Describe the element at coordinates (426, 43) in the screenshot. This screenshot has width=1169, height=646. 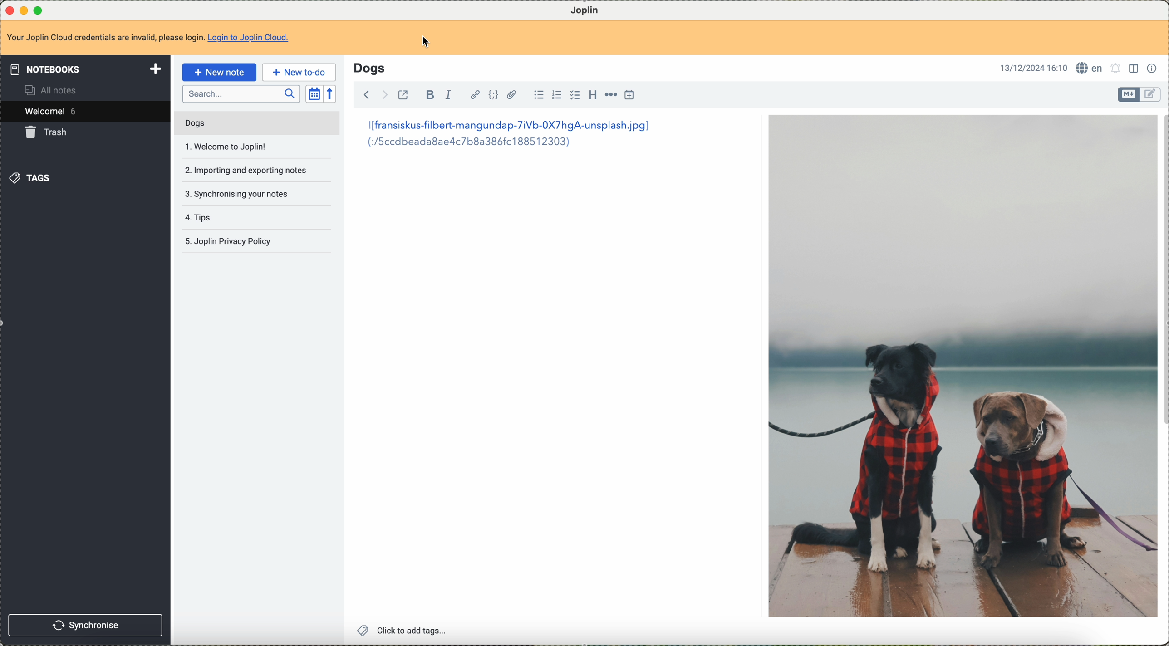
I see `cursor` at that location.